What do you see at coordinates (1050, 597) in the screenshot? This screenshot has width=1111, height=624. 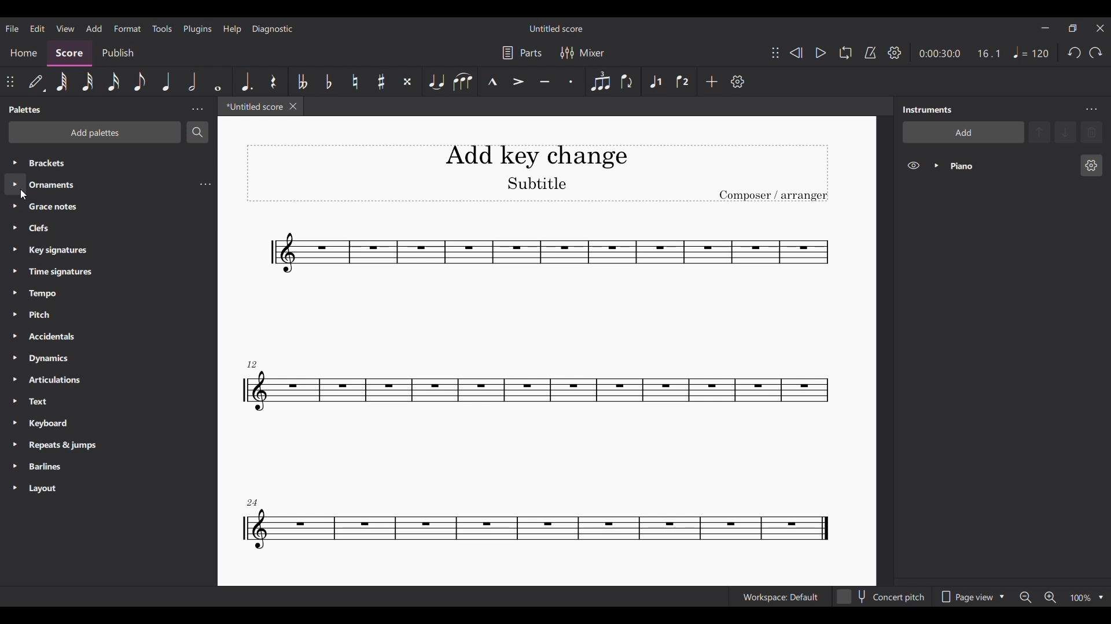 I see `Zoom in` at bounding box center [1050, 597].